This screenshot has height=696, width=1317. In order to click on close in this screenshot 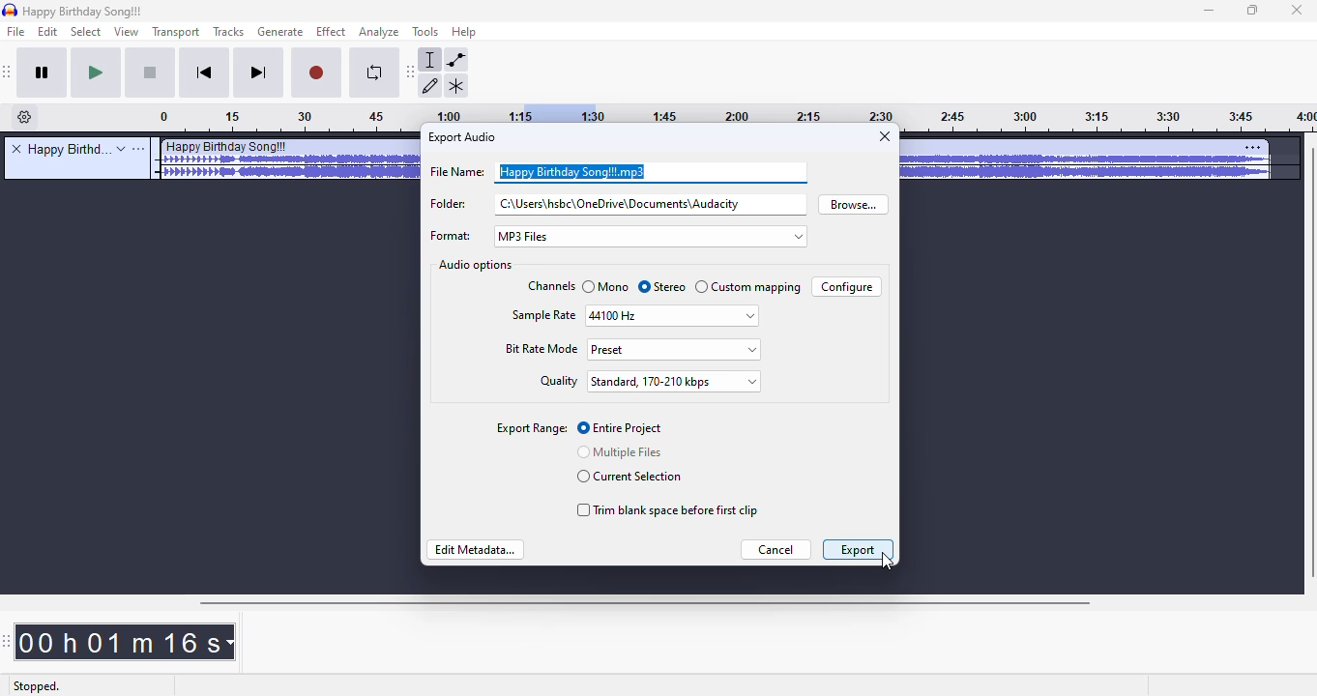, I will do `click(1297, 11)`.